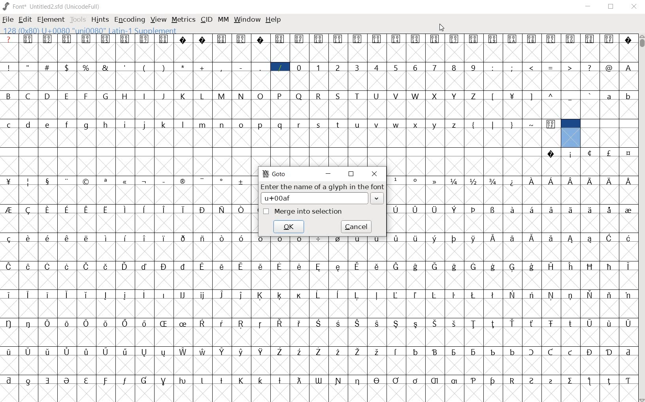 The width and height of the screenshot is (645, 402). What do you see at coordinates (165, 238) in the screenshot?
I see `Symbol` at bounding box center [165, 238].